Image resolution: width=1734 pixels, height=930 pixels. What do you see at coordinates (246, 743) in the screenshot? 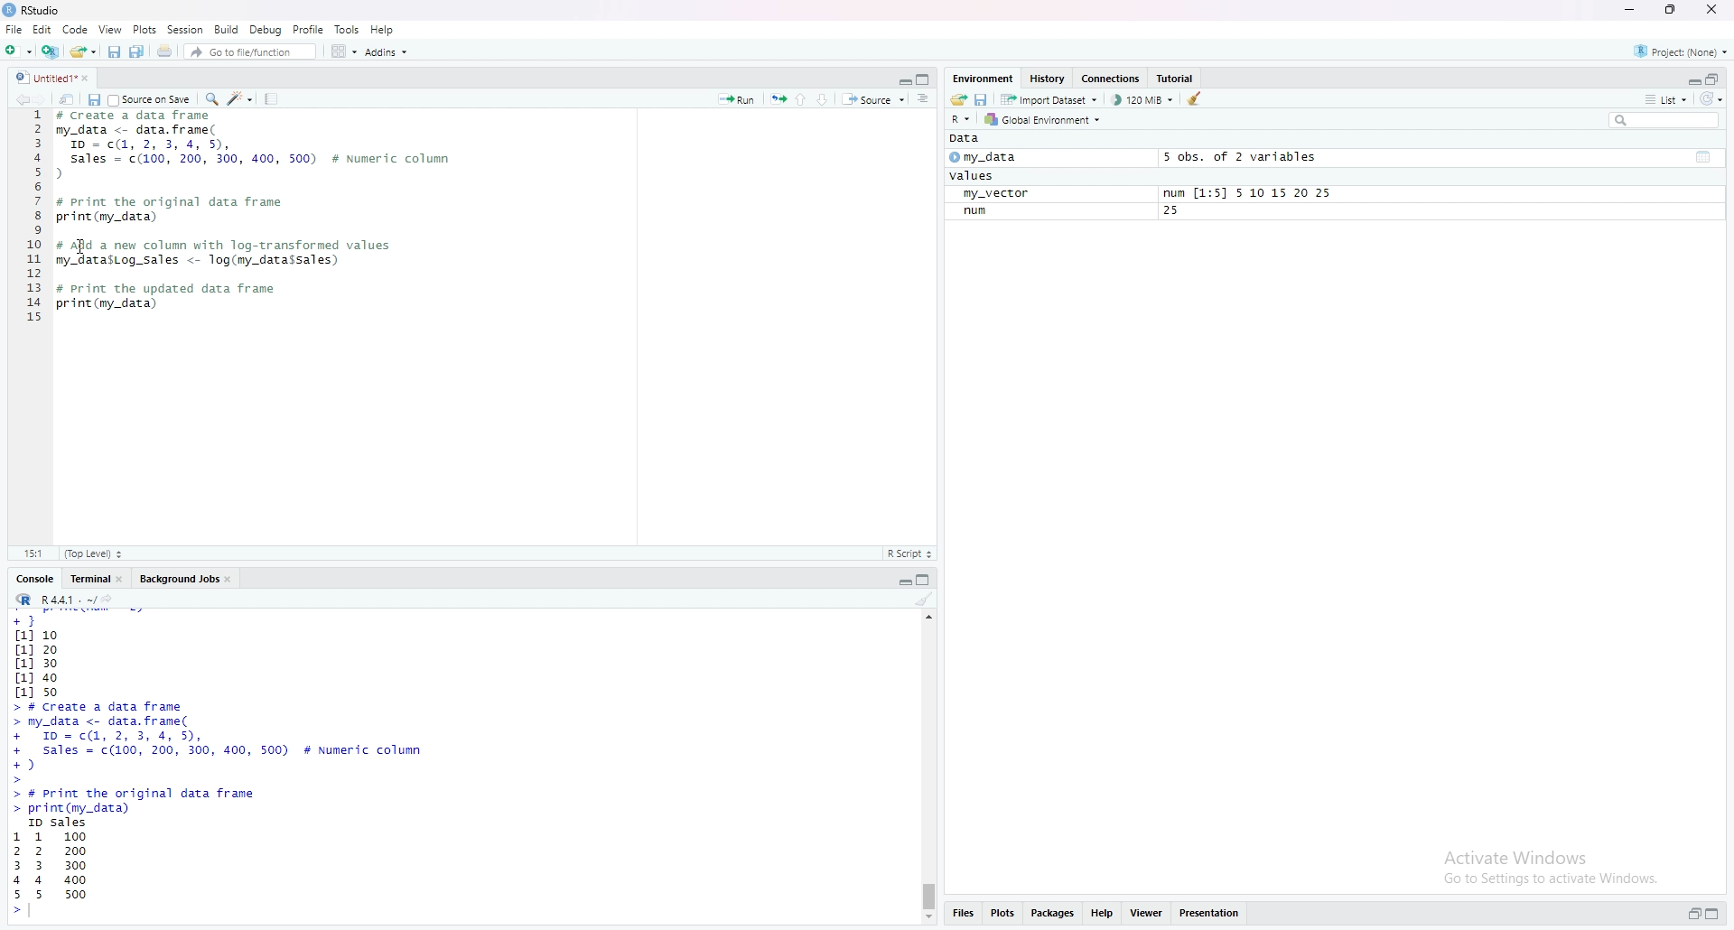
I see `sales & id data frame` at bounding box center [246, 743].